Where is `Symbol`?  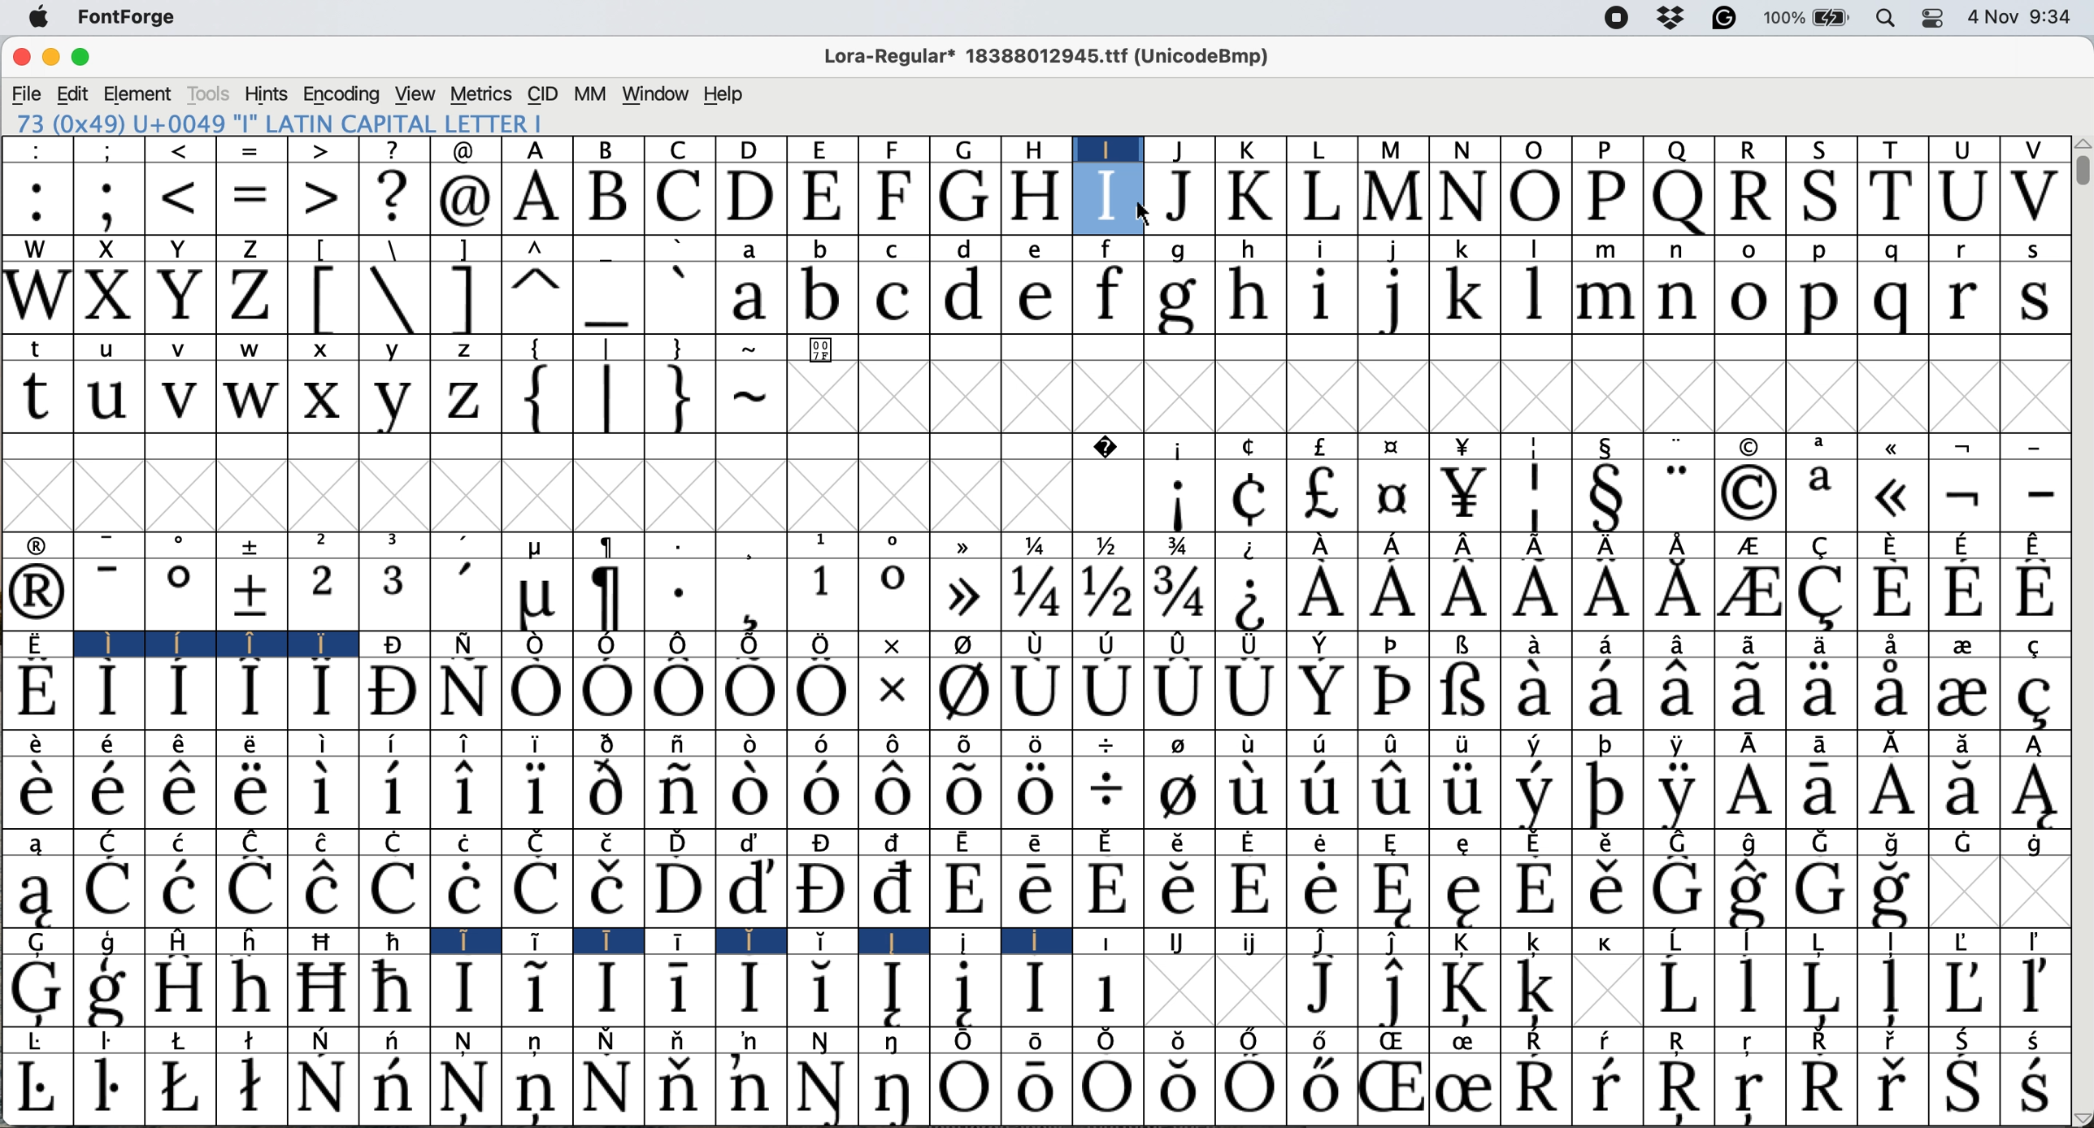 Symbol is located at coordinates (1540, 793).